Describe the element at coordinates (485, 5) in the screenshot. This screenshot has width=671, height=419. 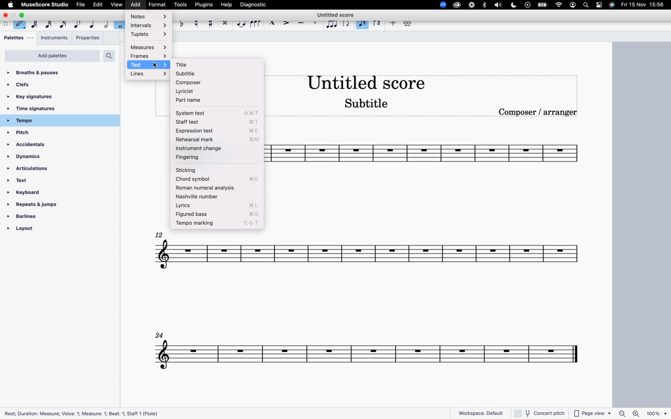
I see `bluetooth` at that location.